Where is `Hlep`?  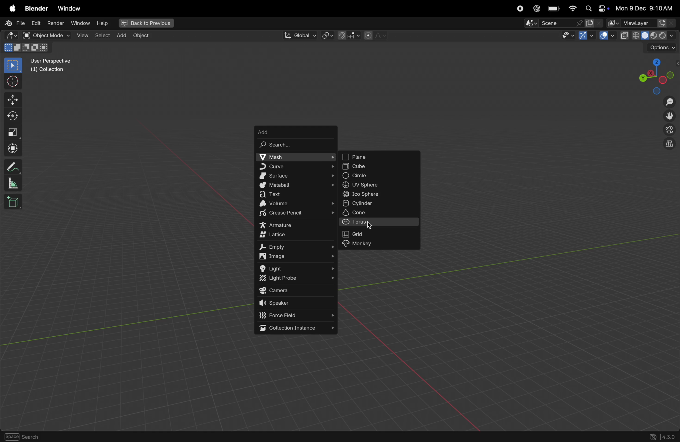 Hlep is located at coordinates (101, 23).